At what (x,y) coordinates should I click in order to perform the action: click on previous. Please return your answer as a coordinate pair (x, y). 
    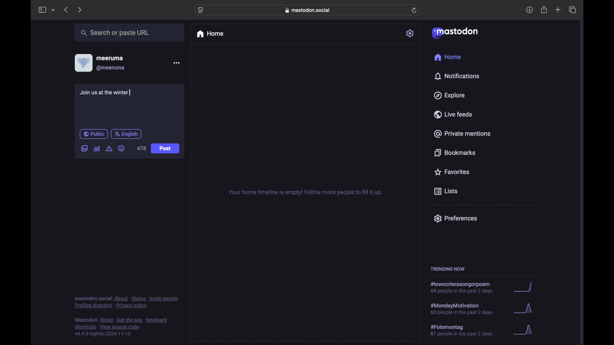
    Looking at the image, I should click on (66, 10).